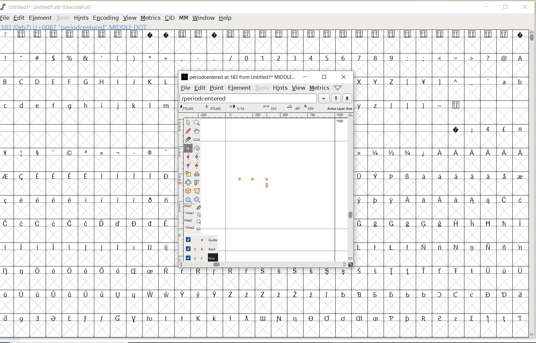  What do you see at coordinates (199, 249) in the screenshot?
I see `background` at bounding box center [199, 249].